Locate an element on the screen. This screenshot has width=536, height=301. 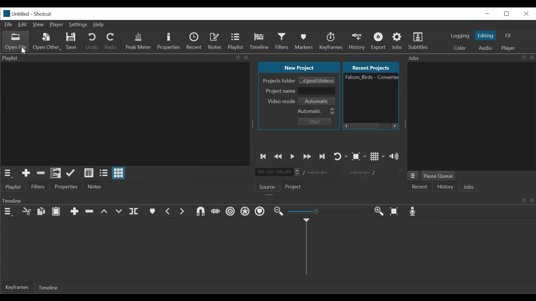
In point is located at coordinates (363, 173).